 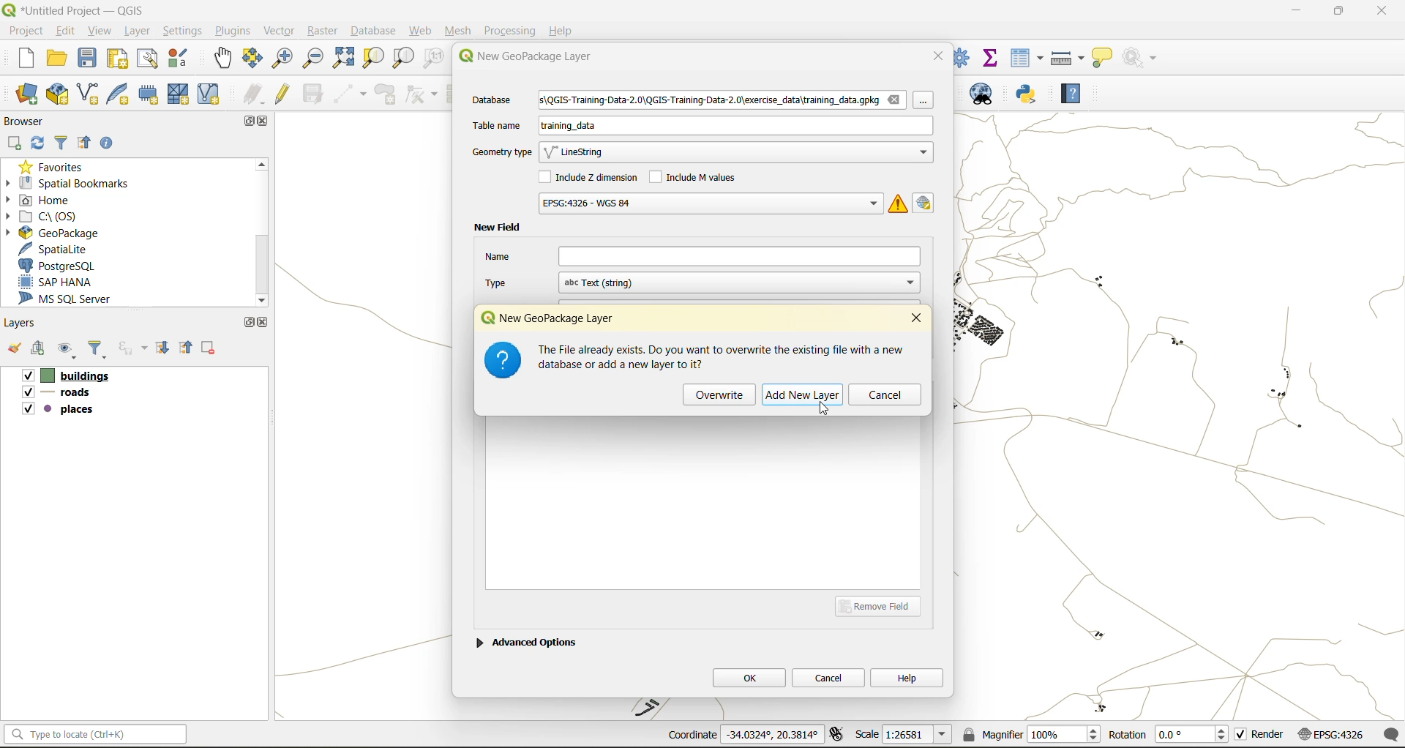 What do you see at coordinates (569, 128) in the screenshot?
I see `training_data` at bounding box center [569, 128].